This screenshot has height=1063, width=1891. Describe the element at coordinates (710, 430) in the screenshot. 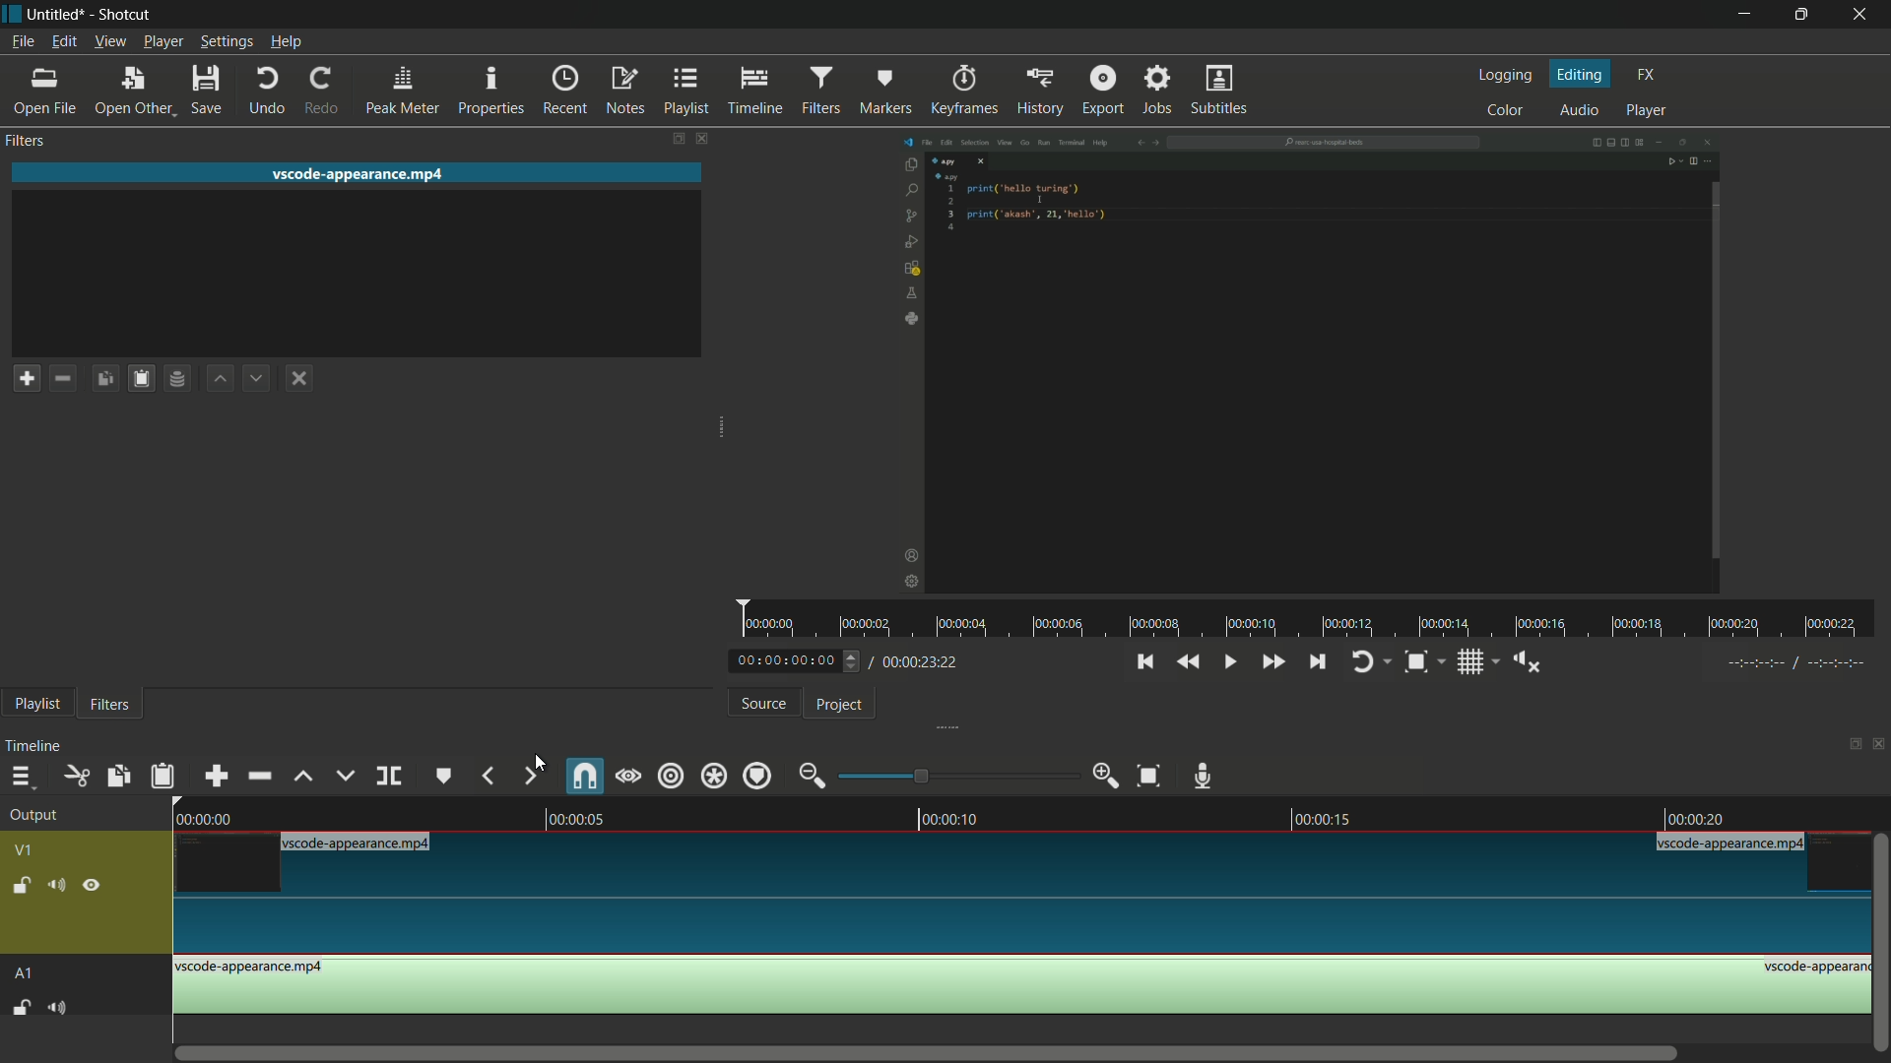

I see `expand` at that location.